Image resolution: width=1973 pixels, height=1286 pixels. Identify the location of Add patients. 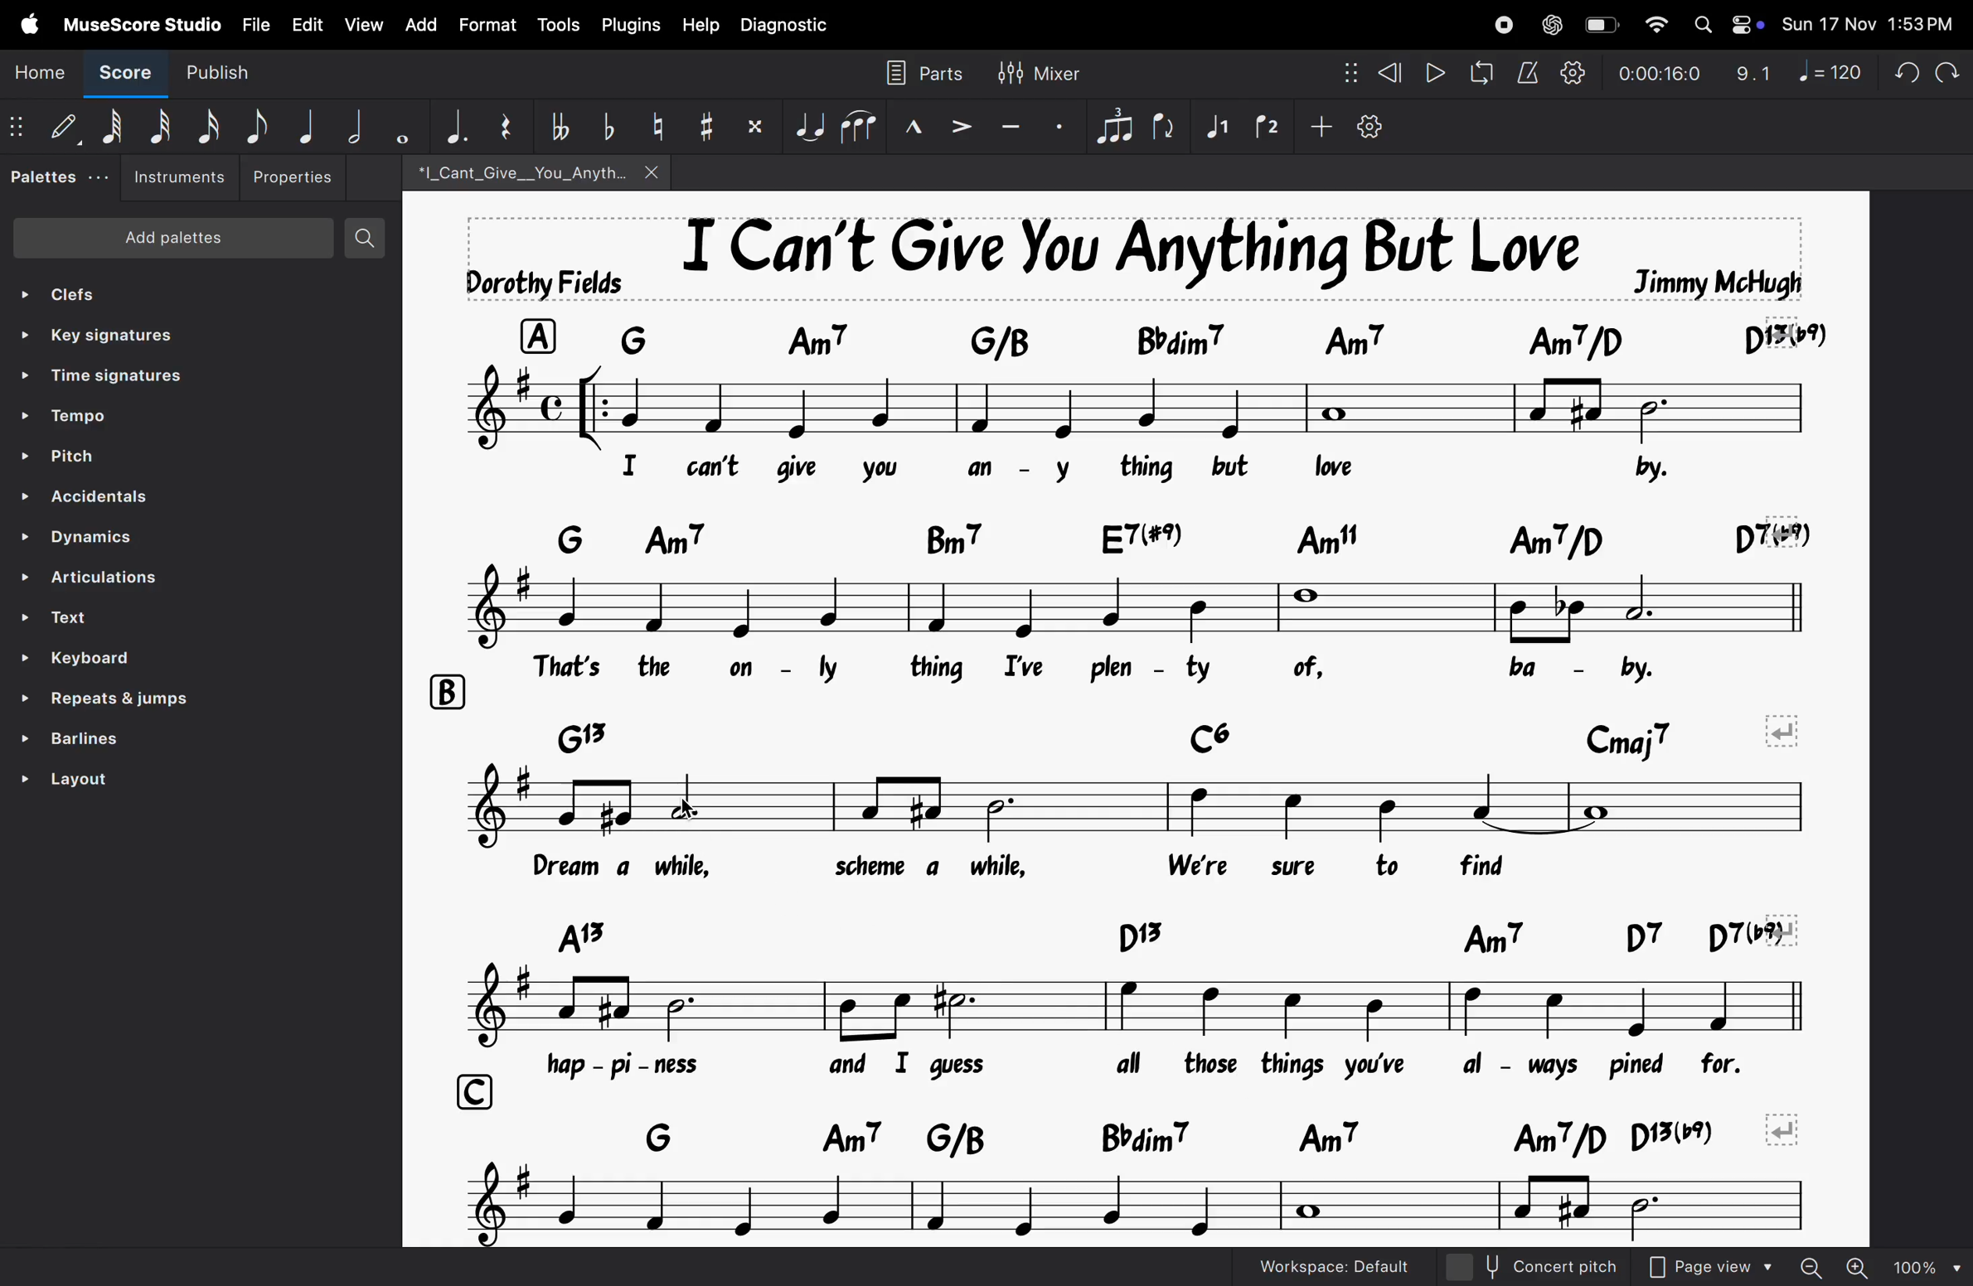
(174, 238).